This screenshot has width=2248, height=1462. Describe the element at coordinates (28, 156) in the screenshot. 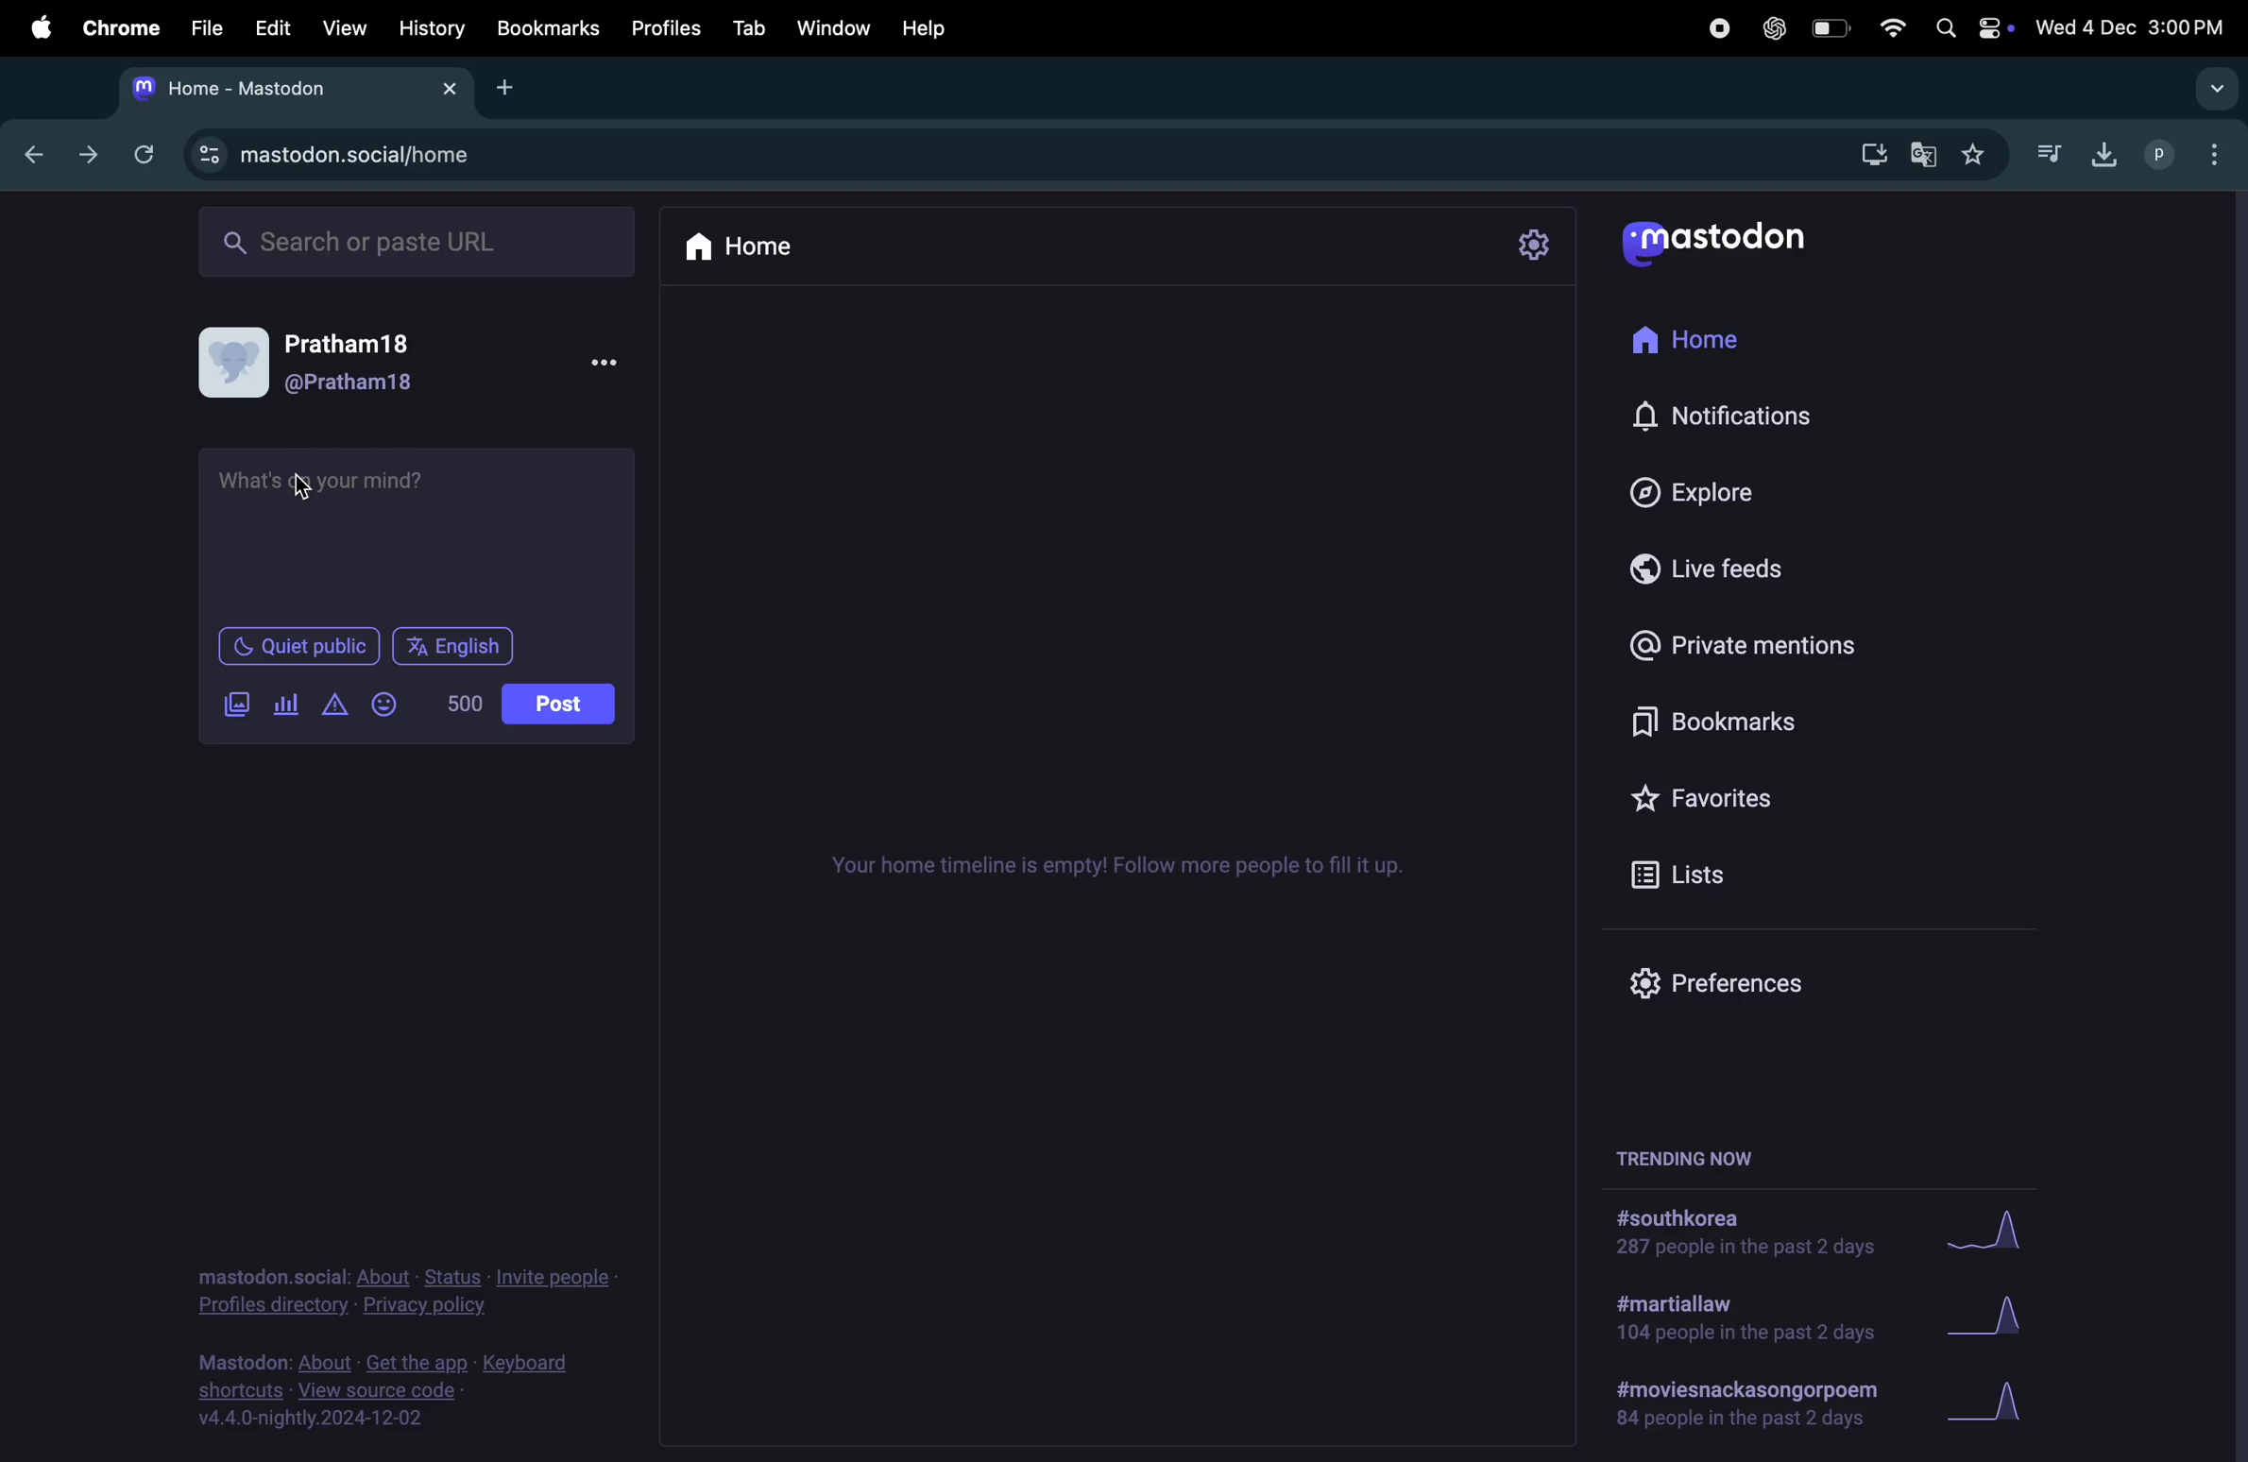

I see `backward` at that location.